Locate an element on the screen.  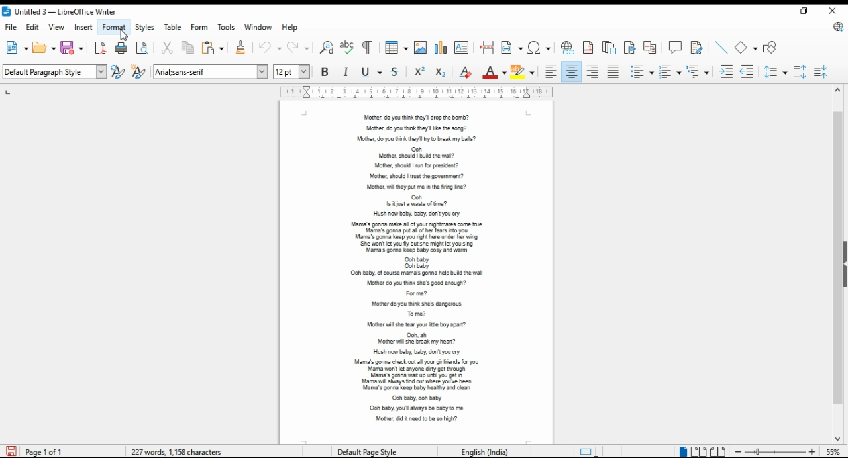
italics is located at coordinates (346, 71).